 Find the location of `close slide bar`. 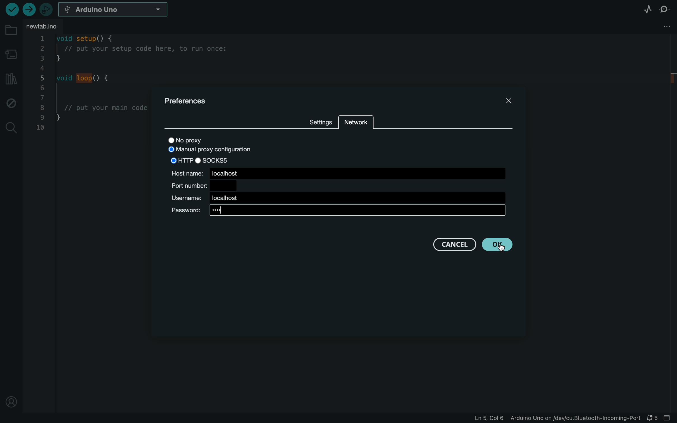

close slide bar is located at coordinates (669, 418).